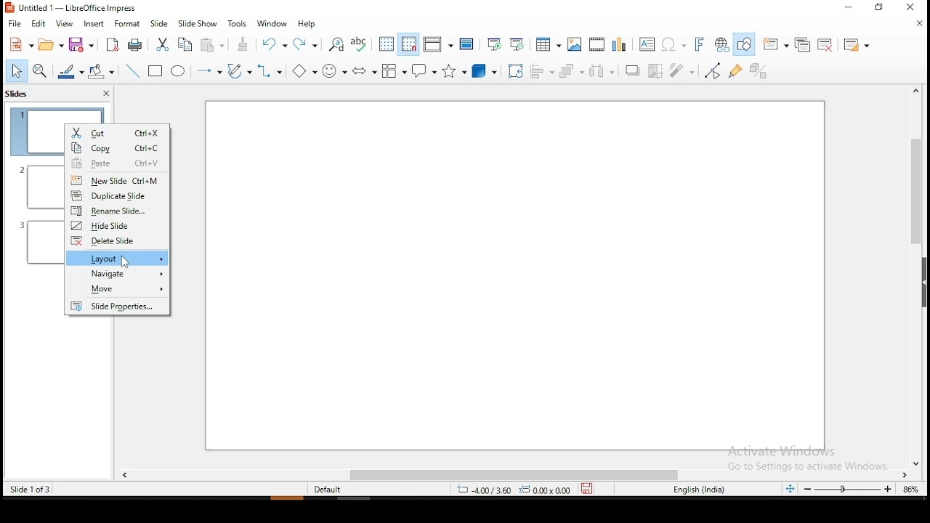  What do you see at coordinates (910, 489) in the screenshot?
I see `zoom level` at bounding box center [910, 489].